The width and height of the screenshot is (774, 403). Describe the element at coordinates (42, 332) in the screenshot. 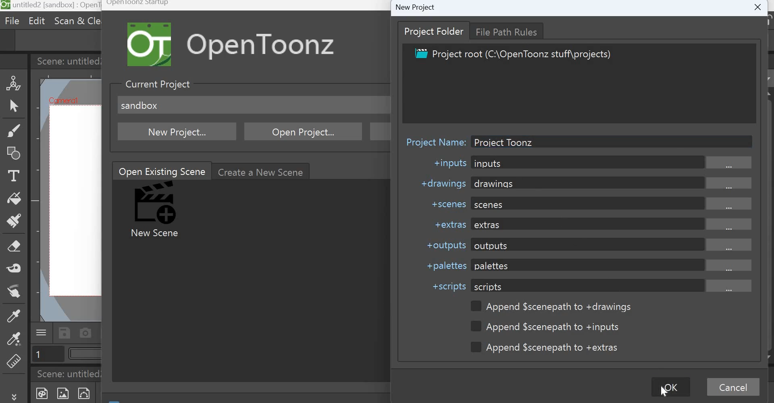

I see `Menu` at that location.